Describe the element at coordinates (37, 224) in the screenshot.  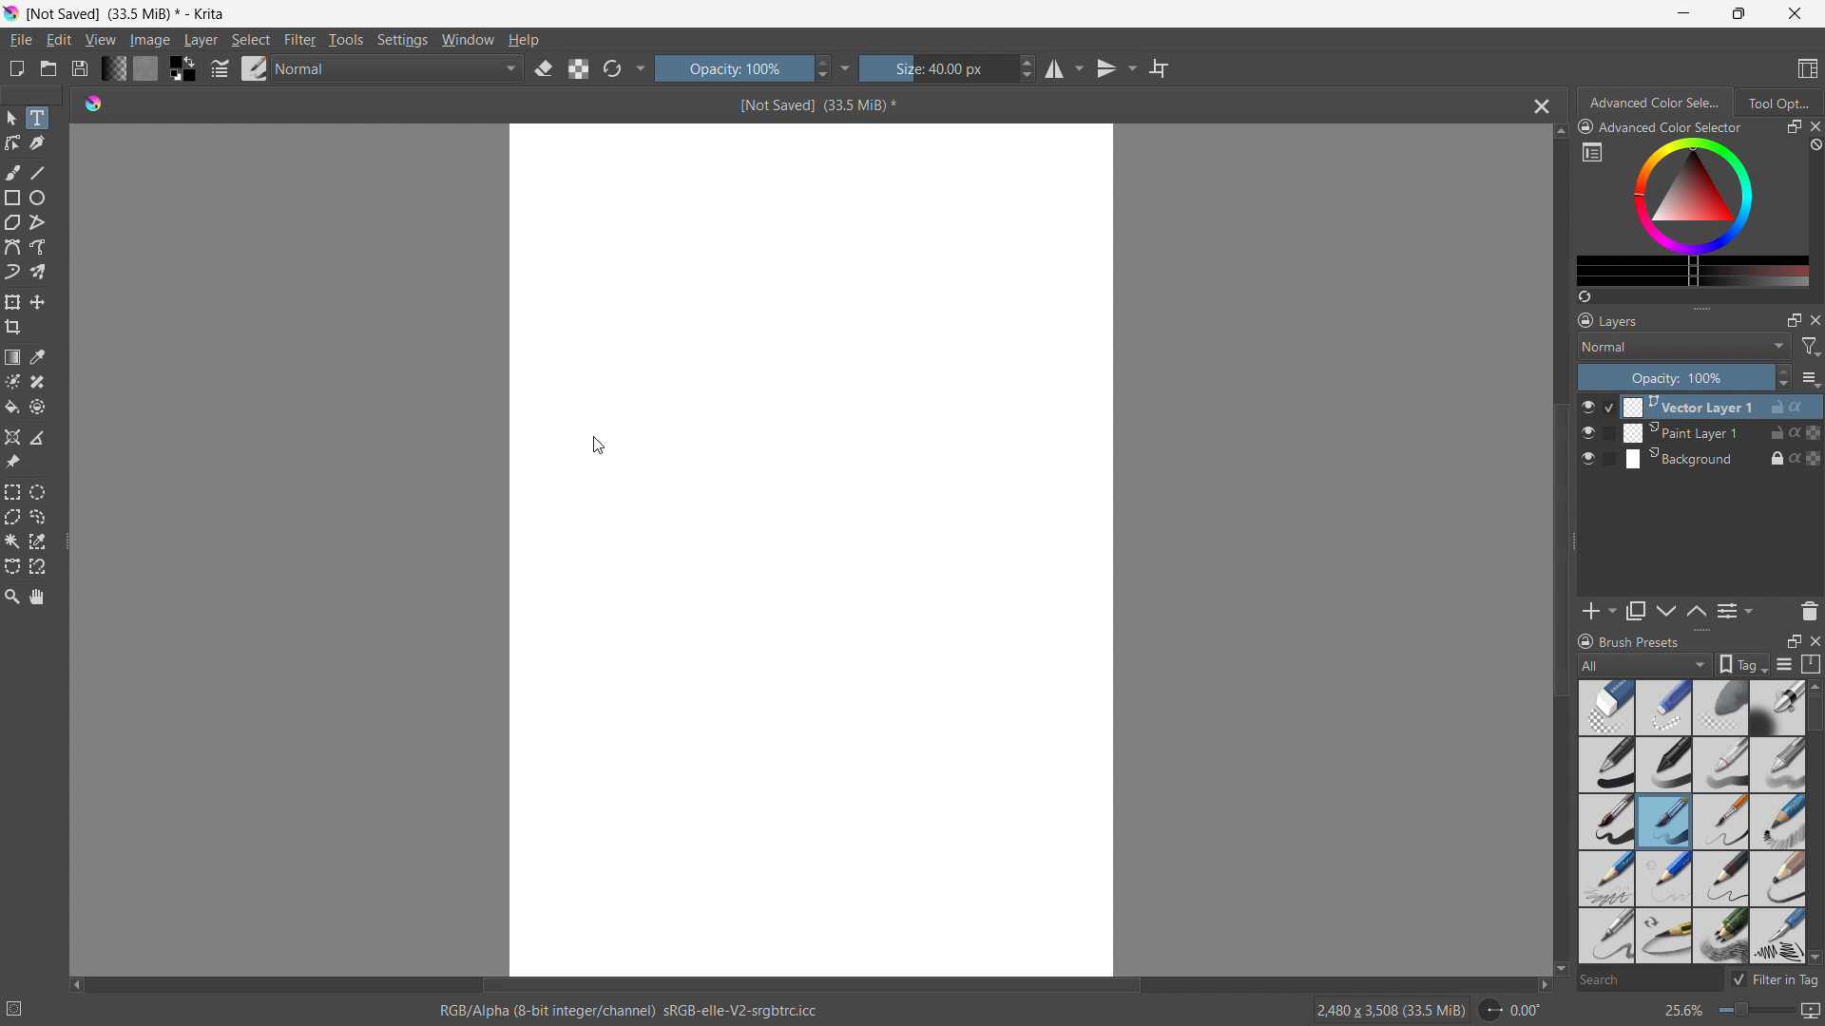
I see `polyline tool` at that location.